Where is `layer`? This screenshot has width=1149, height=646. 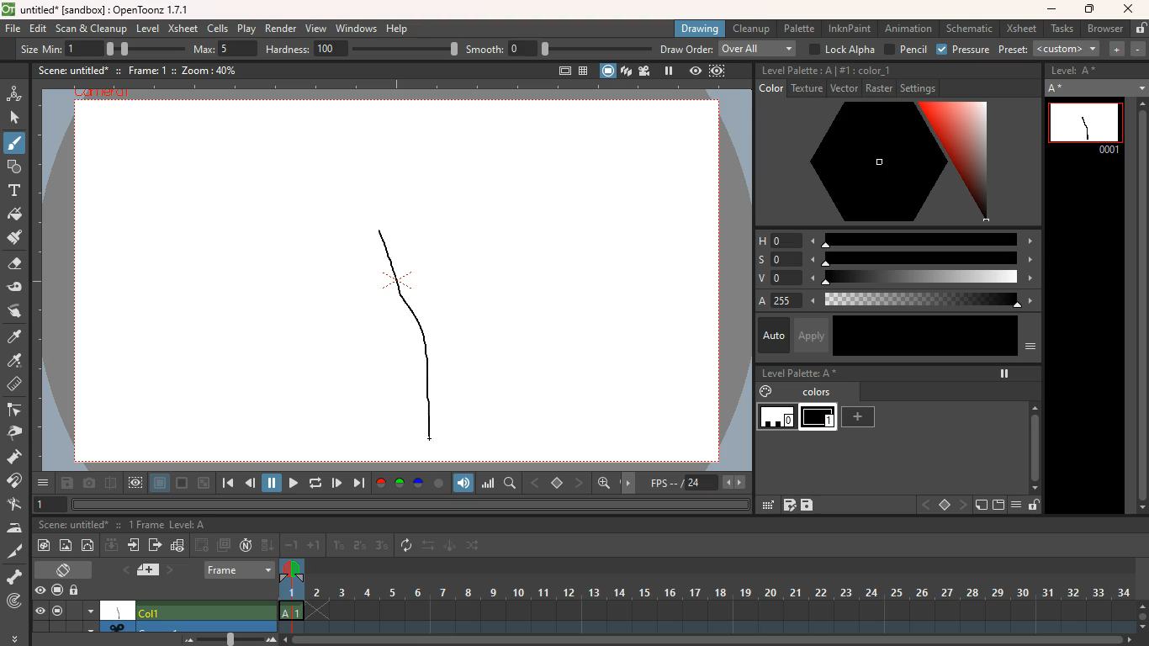 layer is located at coordinates (145, 570).